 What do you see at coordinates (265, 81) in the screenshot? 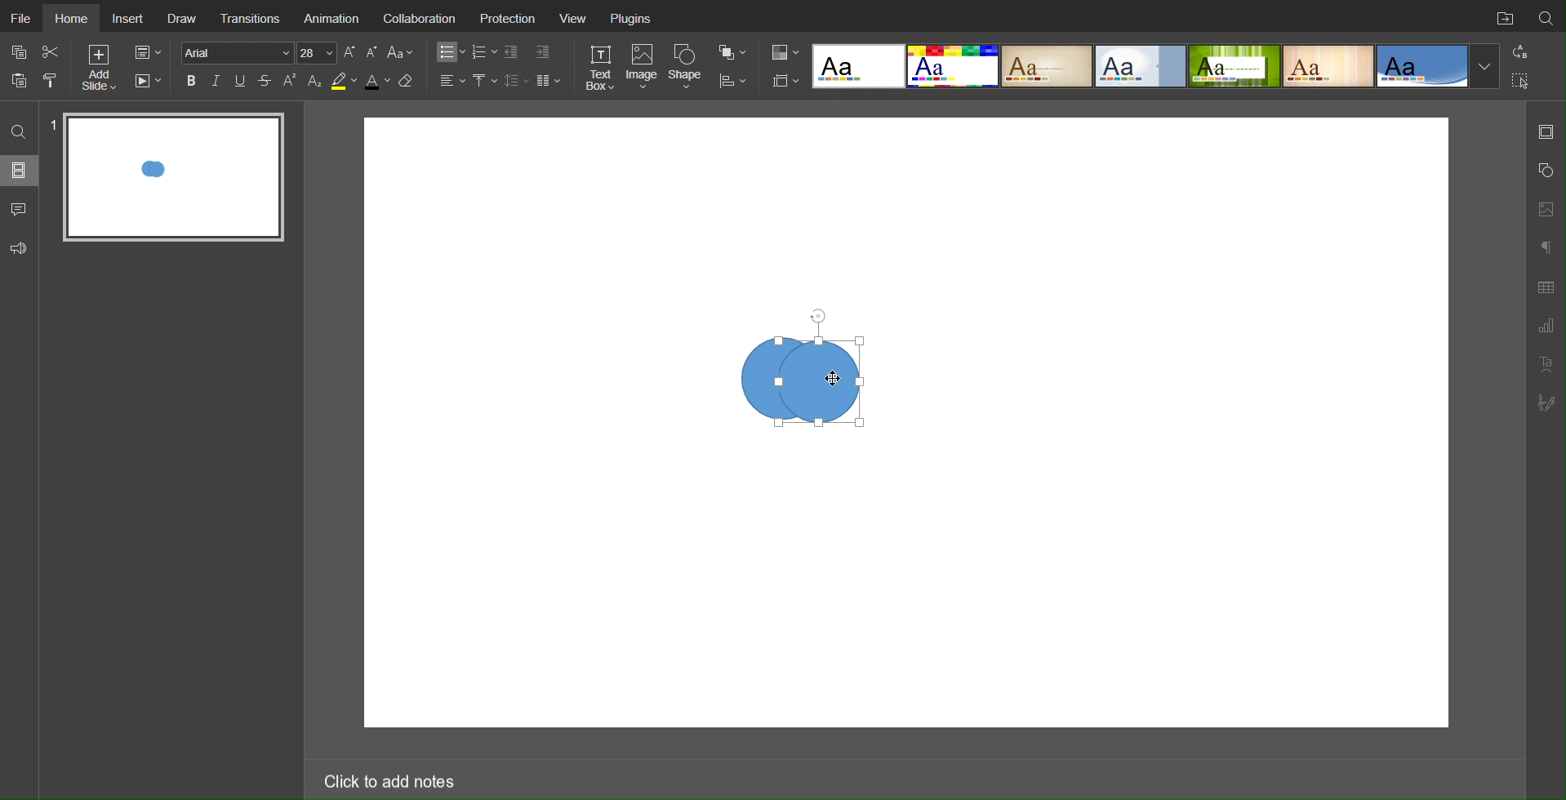
I see `Strikethrough` at bounding box center [265, 81].